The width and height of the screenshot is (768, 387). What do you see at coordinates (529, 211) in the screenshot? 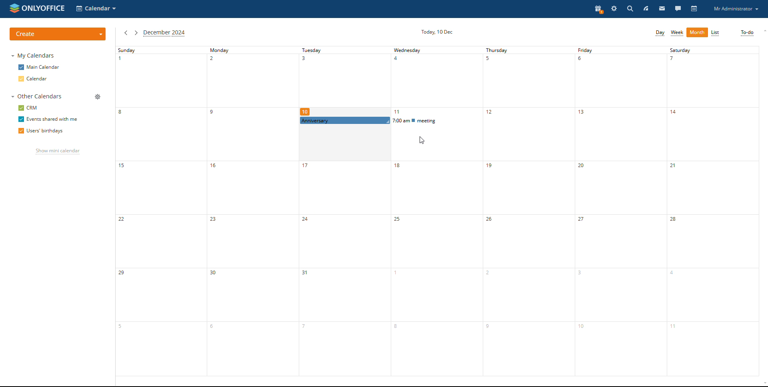
I see `thursday` at bounding box center [529, 211].